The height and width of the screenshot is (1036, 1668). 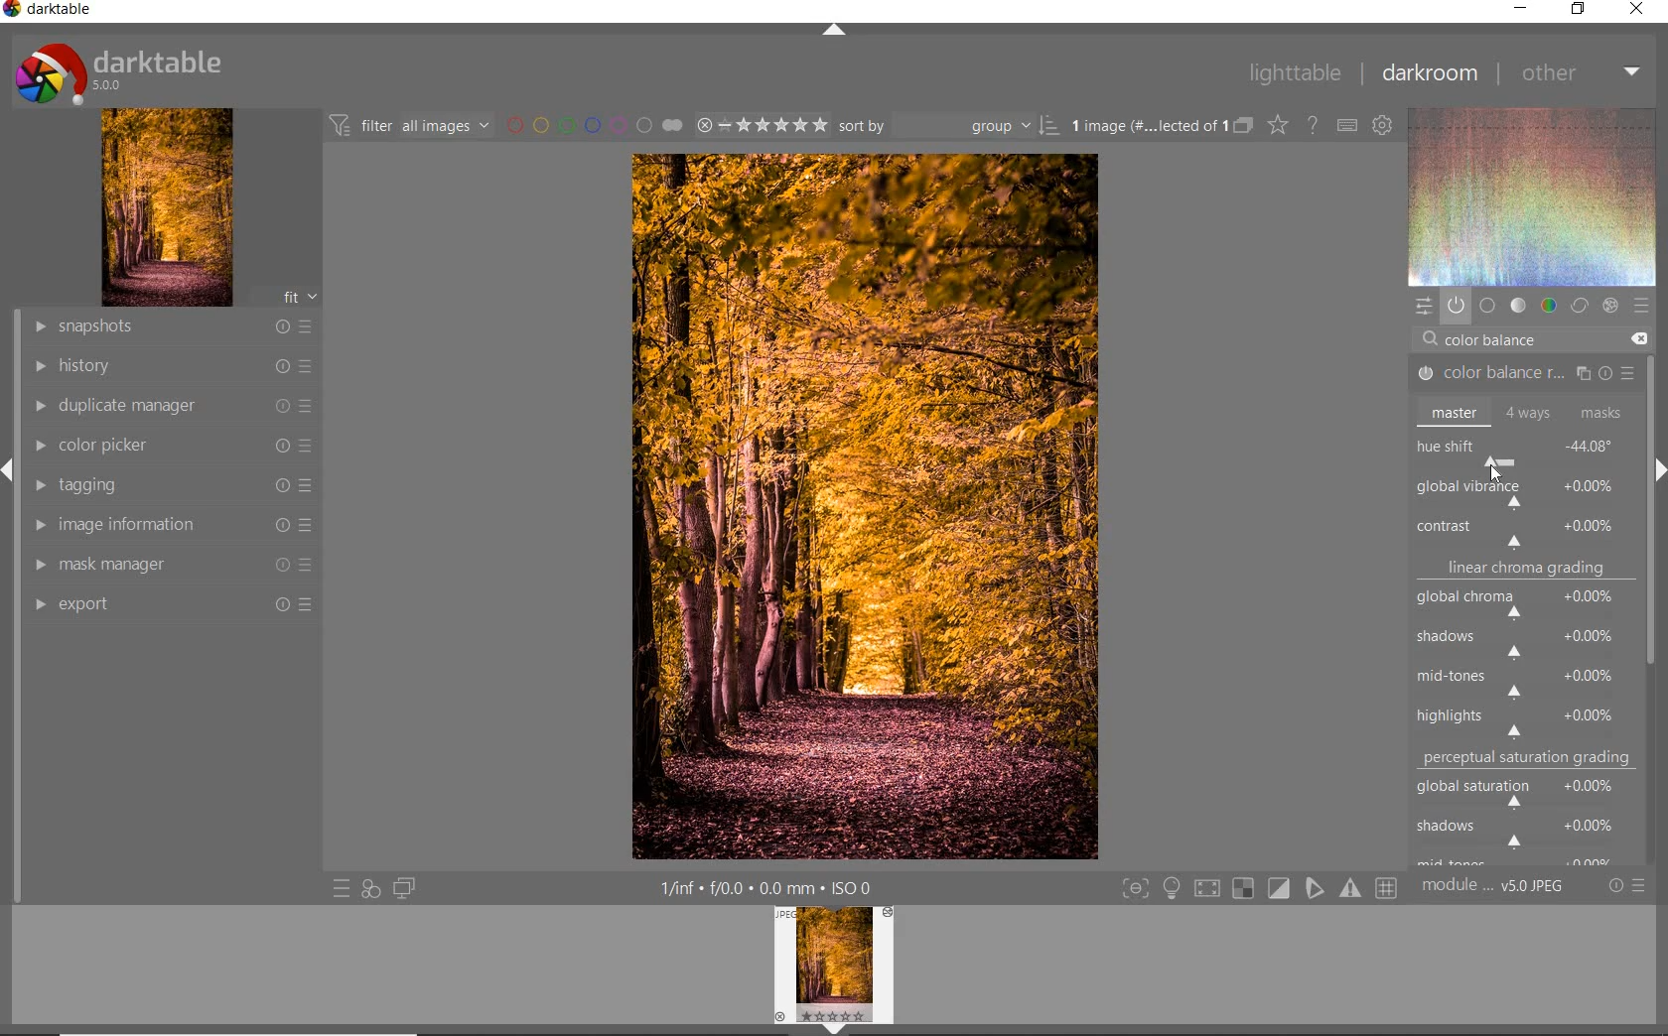 What do you see at coordinates (1521, 412) in the screenshot?
I see `master` at bounding box center [1521, 412].